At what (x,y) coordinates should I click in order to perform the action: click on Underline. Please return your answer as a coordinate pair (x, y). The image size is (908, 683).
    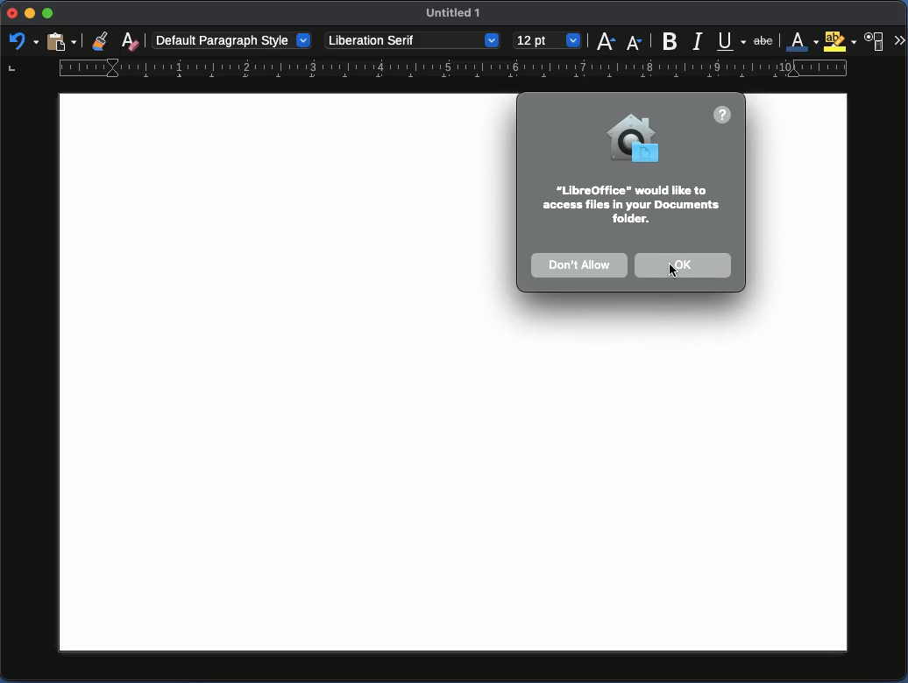
    Looking at the image, I should click on (732, 40).